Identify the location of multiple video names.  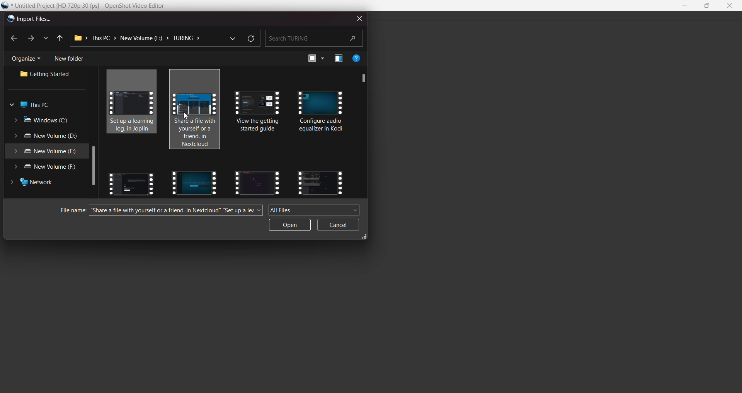
(177, 211).